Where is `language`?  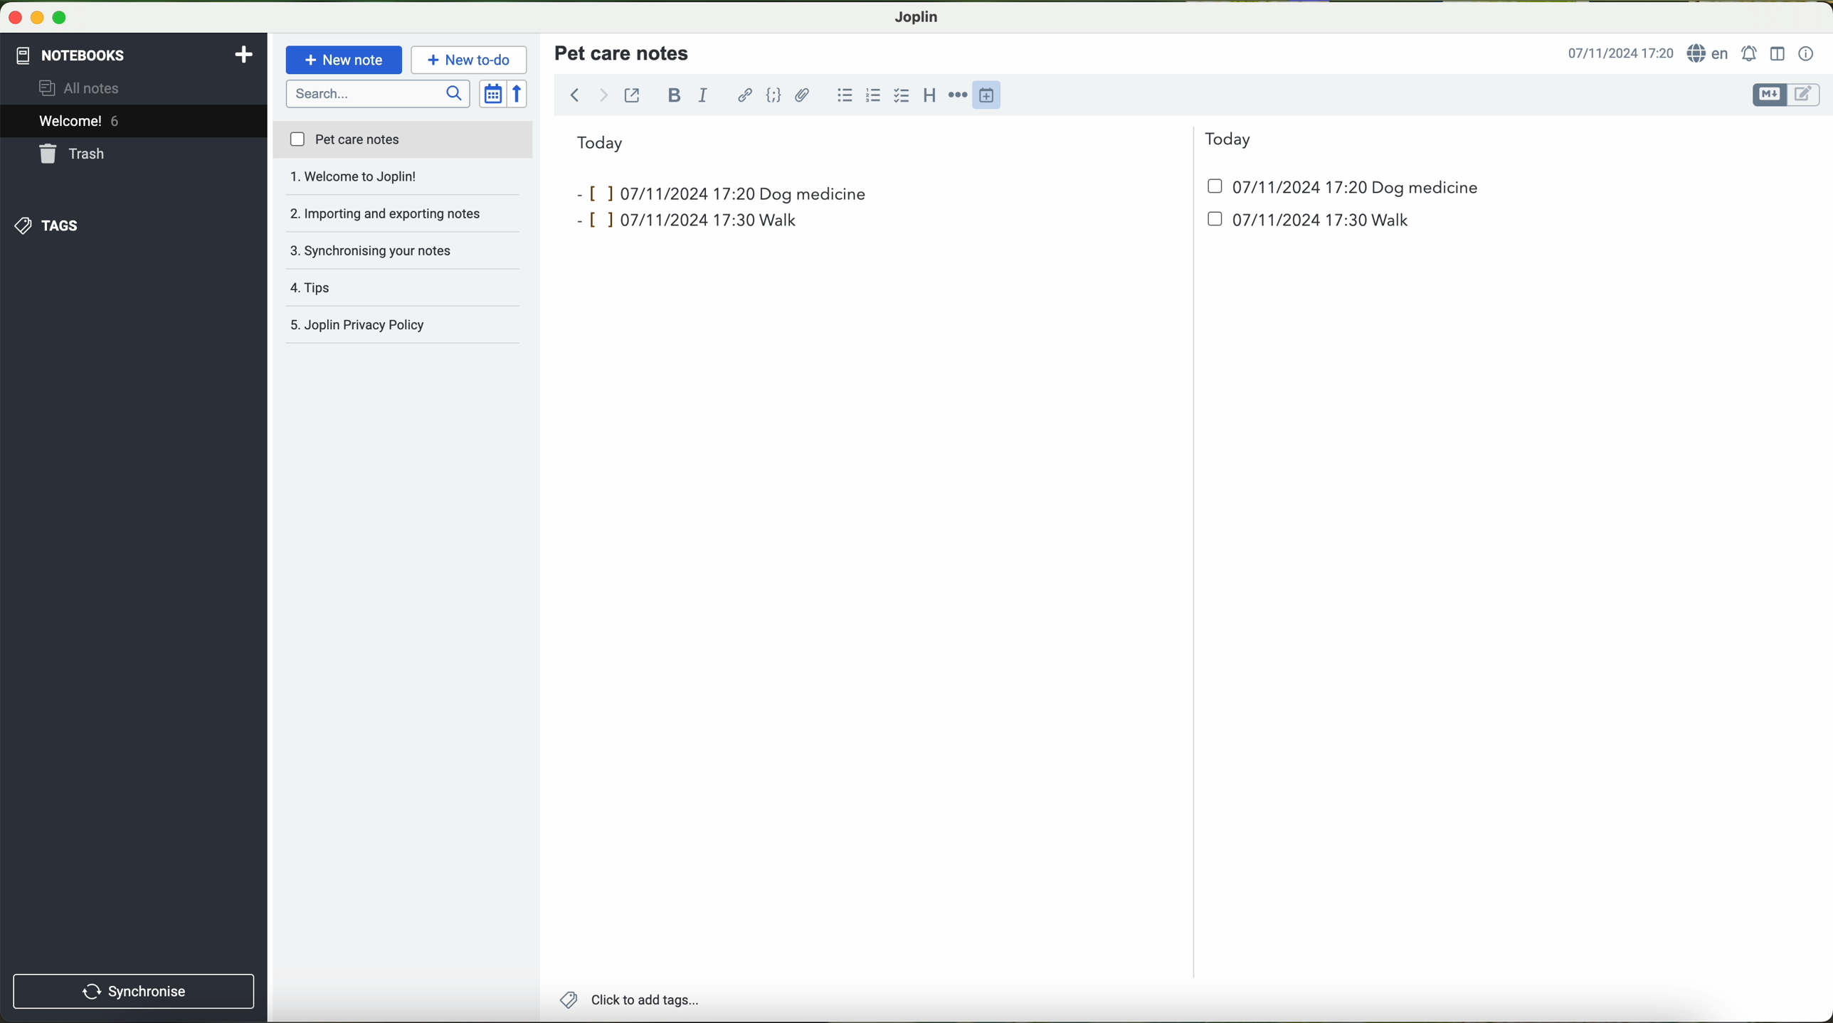
language is located at coordinates (1711, 54).